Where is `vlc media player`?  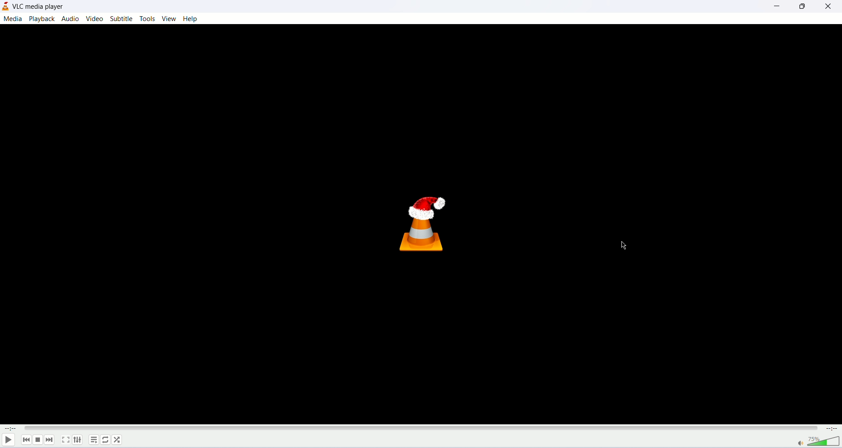 vlc media player is located at coordinates (38, 7).